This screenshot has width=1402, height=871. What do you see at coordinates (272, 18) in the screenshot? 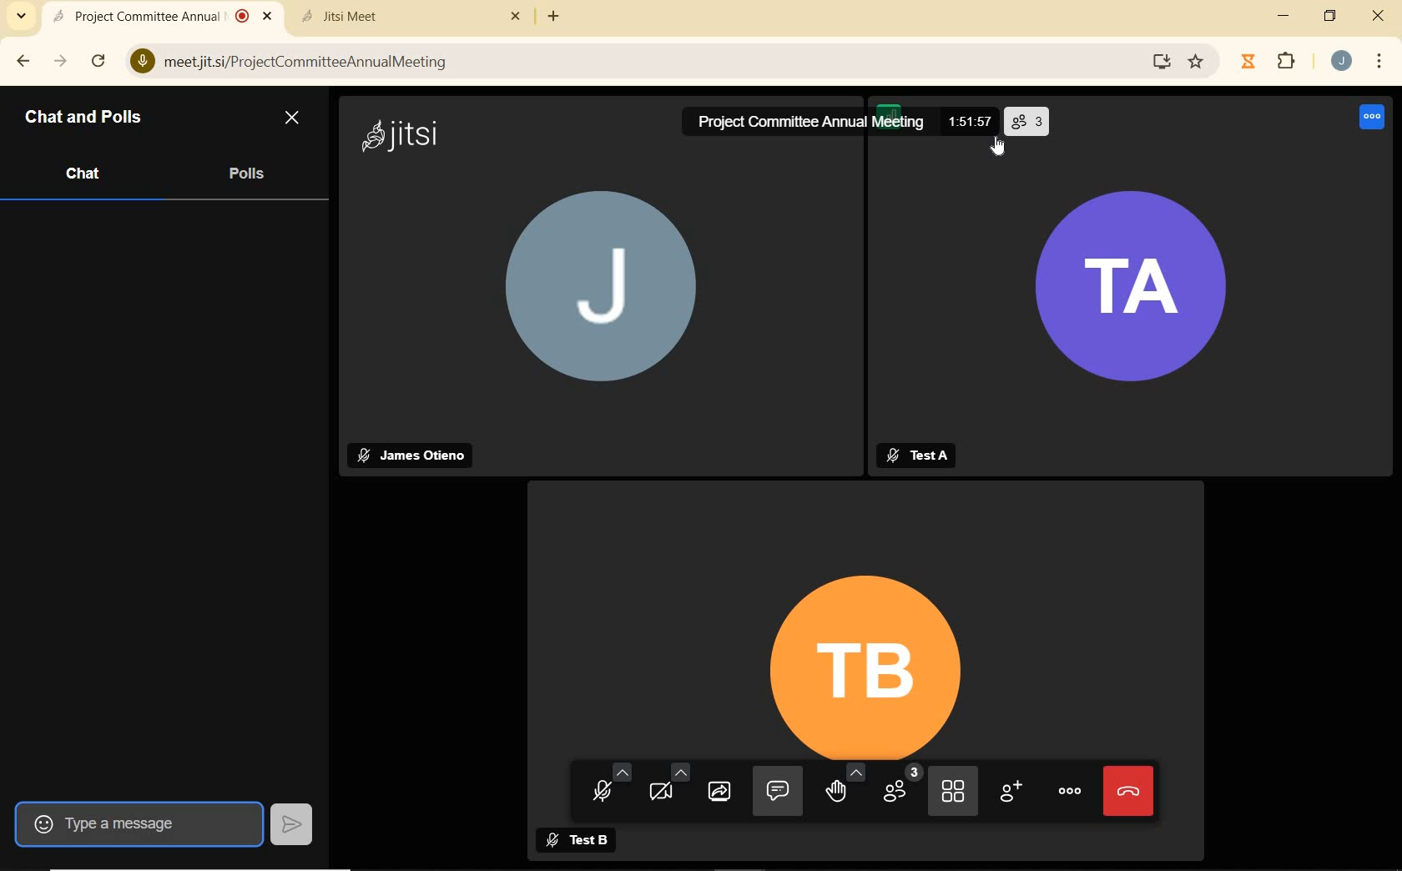
I see `close` at bounding box center [272, 18].